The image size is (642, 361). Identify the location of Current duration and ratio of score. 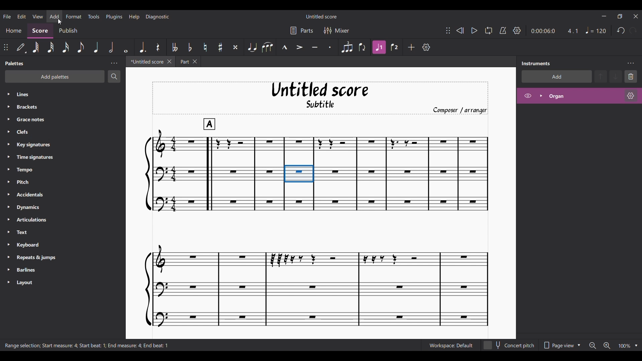
(554, 31).